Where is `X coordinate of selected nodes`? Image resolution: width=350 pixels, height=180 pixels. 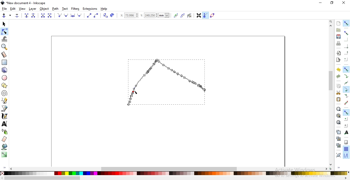
X coordinate of selected nodes is located at coordinates (129, 16).